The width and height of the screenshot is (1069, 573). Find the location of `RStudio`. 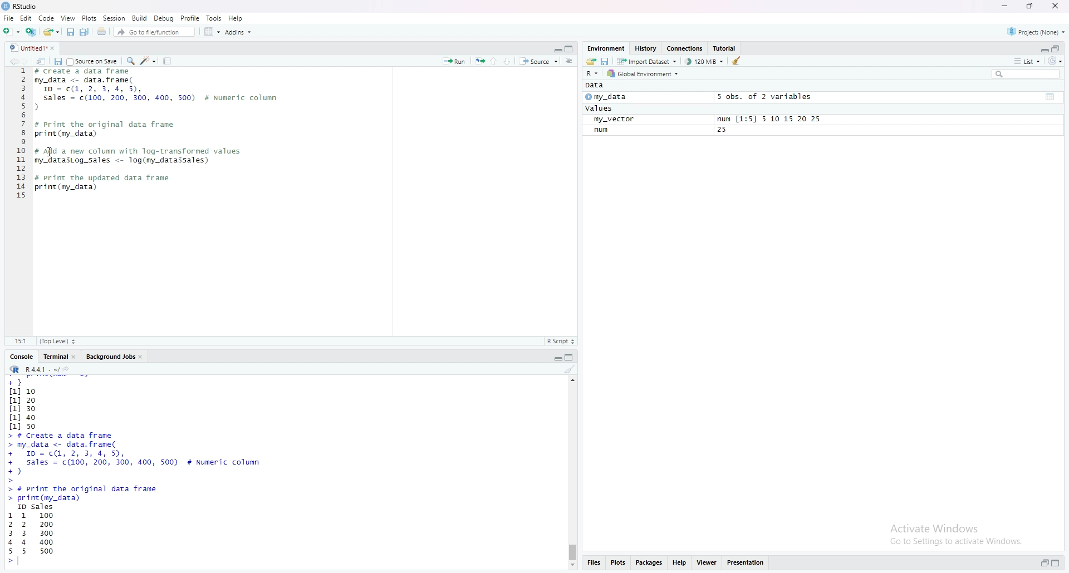

RStudio is located at coordinates (48, 6).